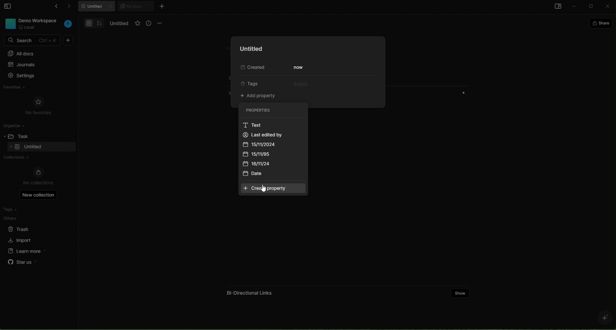 This screenshot has height=330, width=616. Describe the element at coordinates (602, 23) in the screenshot. I see `share` at that location.